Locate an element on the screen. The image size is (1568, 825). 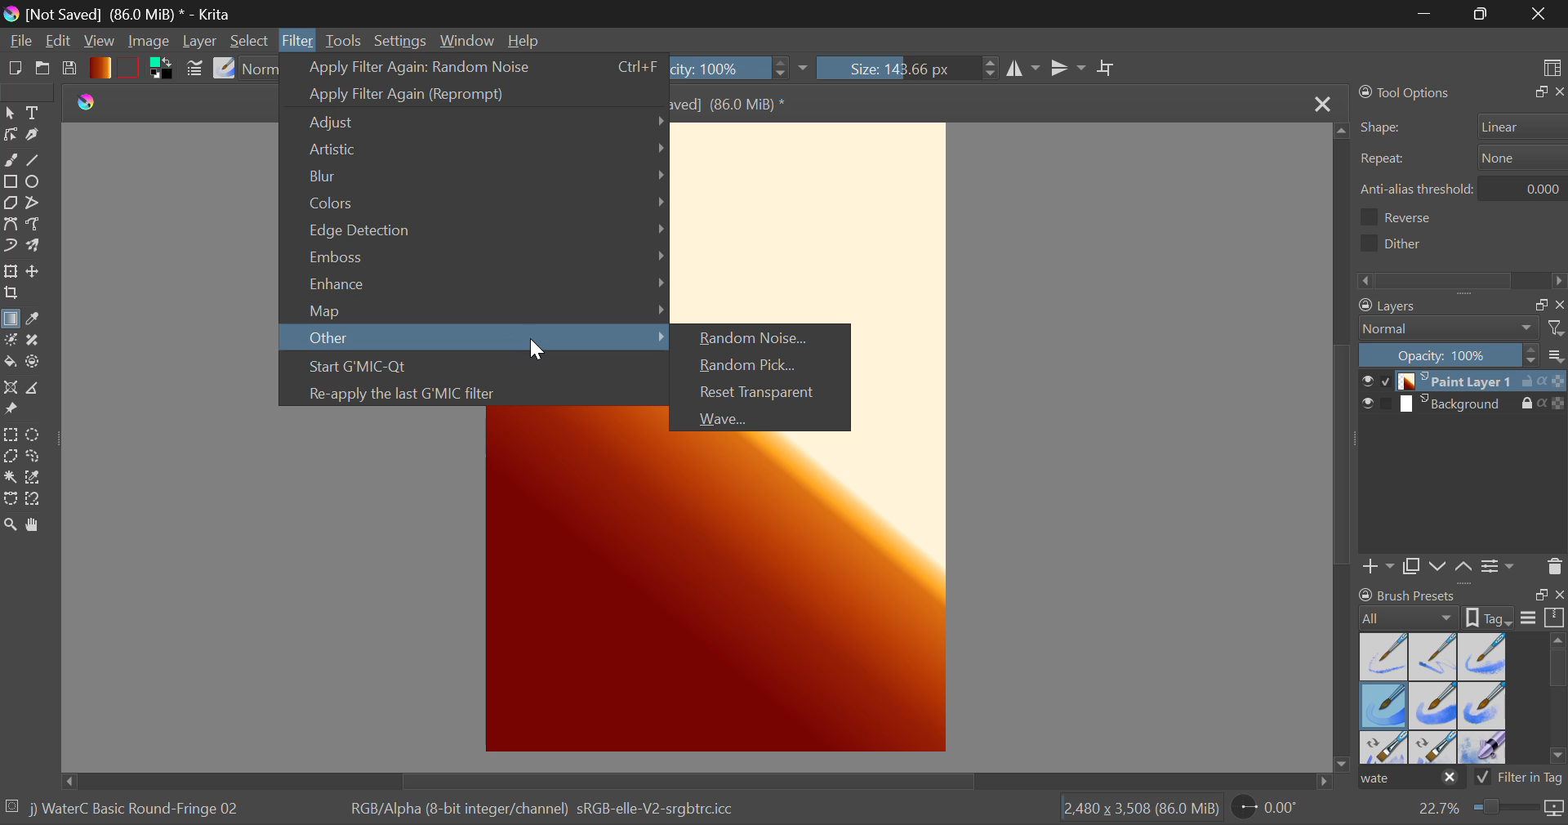
Gradient Fill is located at coordinates (11, 320).